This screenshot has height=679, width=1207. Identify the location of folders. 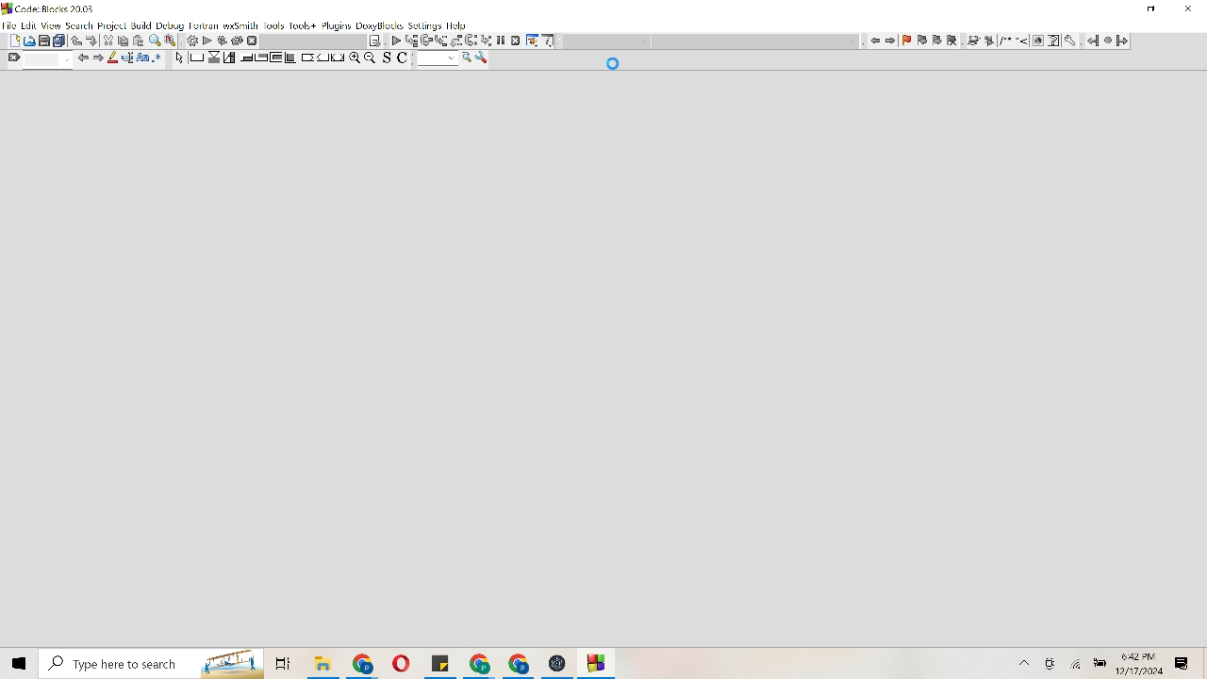
(282, 664).